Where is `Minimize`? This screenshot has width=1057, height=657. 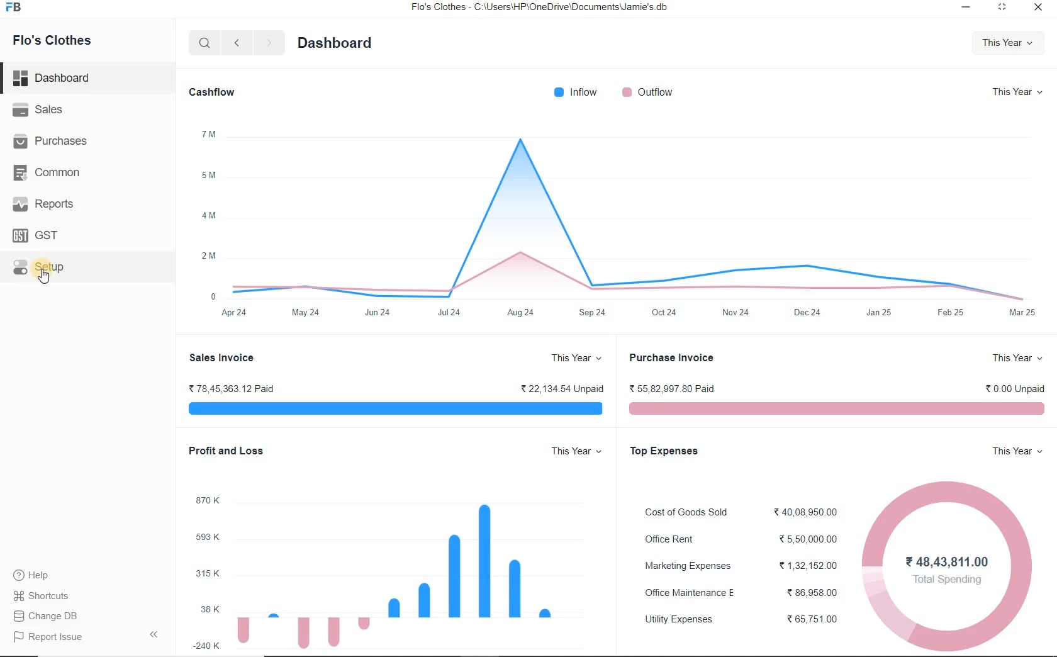 Minimize is located at coordinates (966, 7).